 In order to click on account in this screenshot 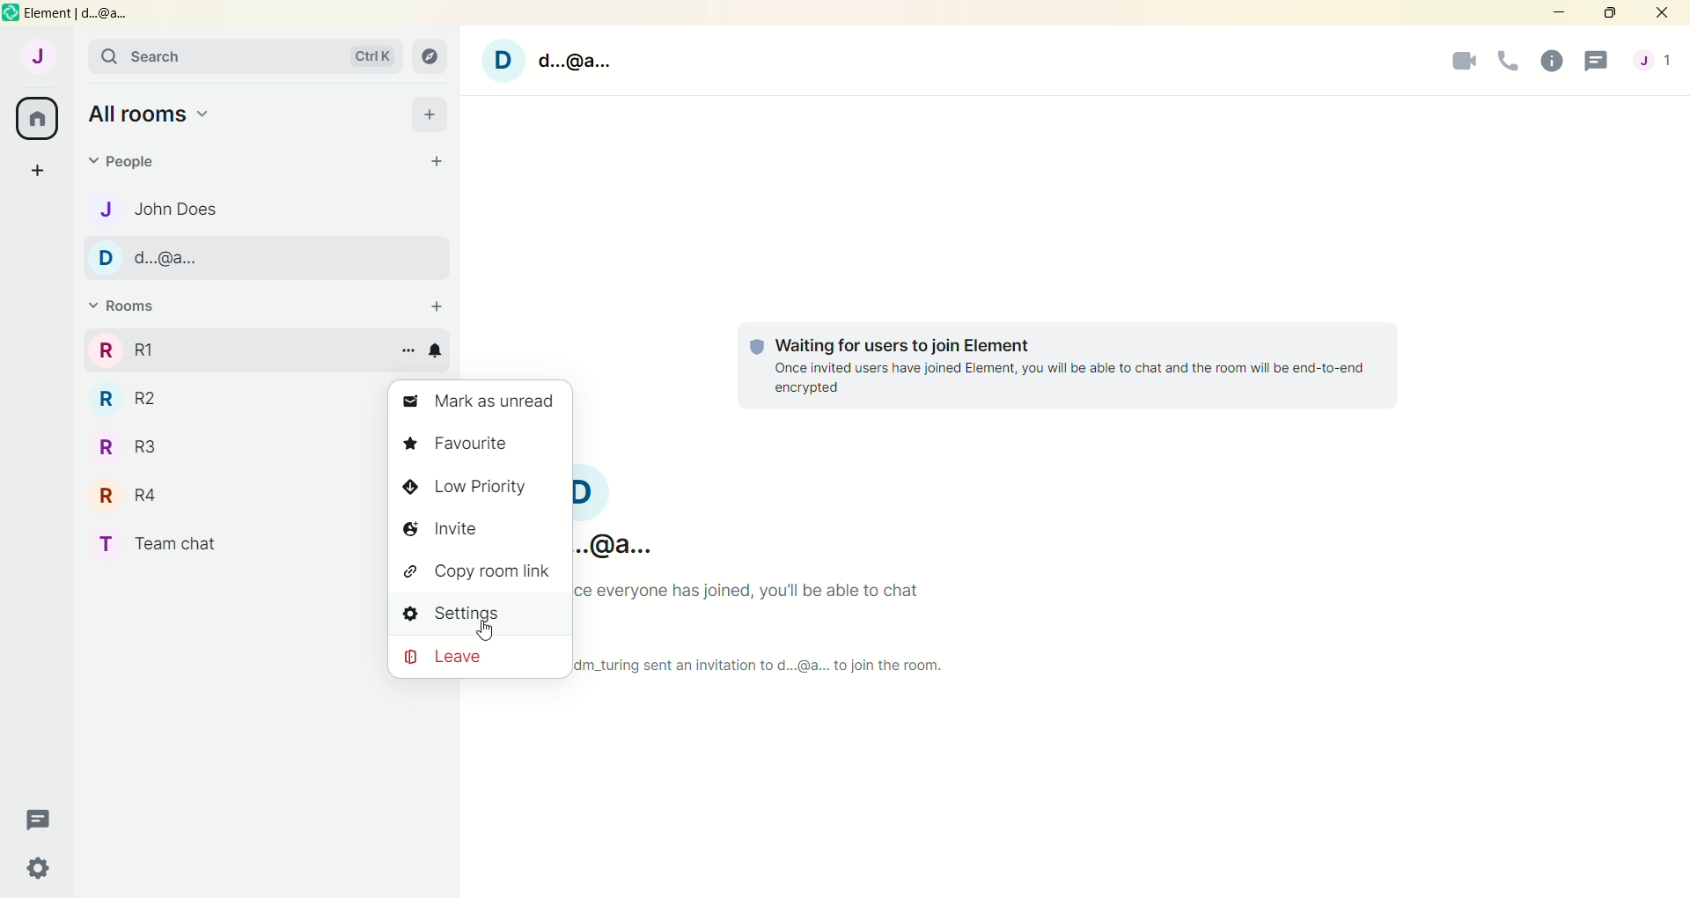, I will do `click(1654, 60)`.